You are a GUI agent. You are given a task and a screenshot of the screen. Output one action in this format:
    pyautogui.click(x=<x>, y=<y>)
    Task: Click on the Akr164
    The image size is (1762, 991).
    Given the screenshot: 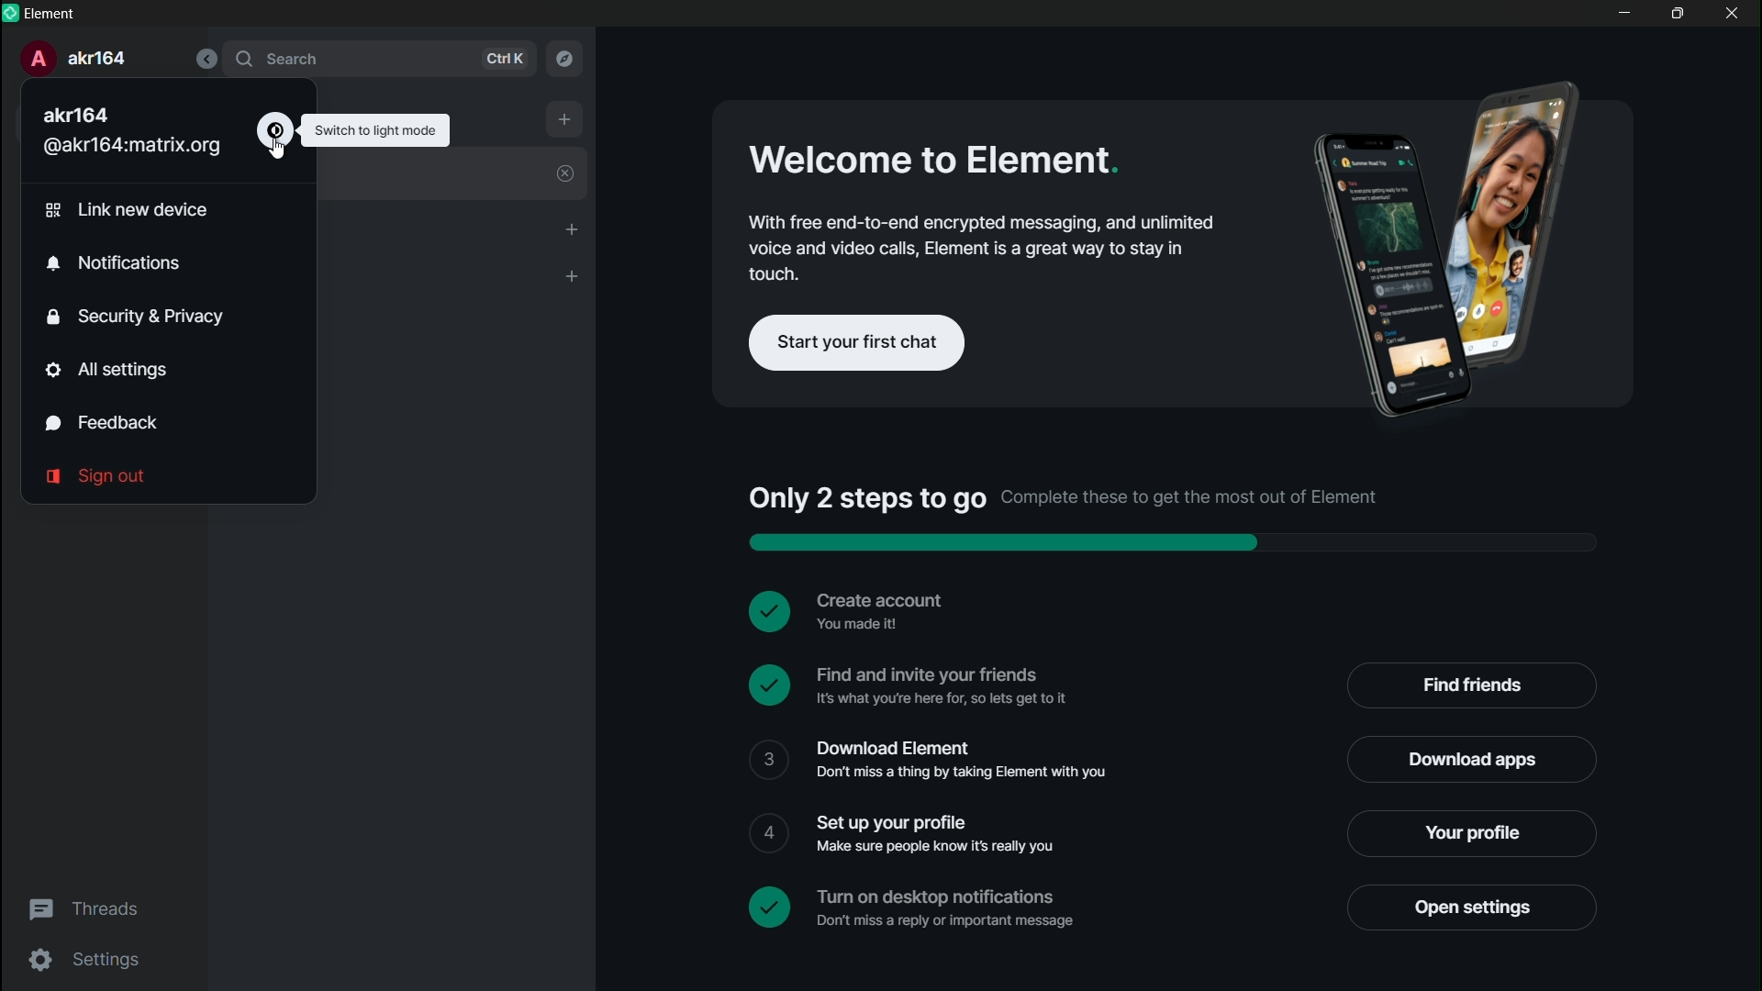 What is the action you would take?
    pyautogui.click(x=103, y=61)
    